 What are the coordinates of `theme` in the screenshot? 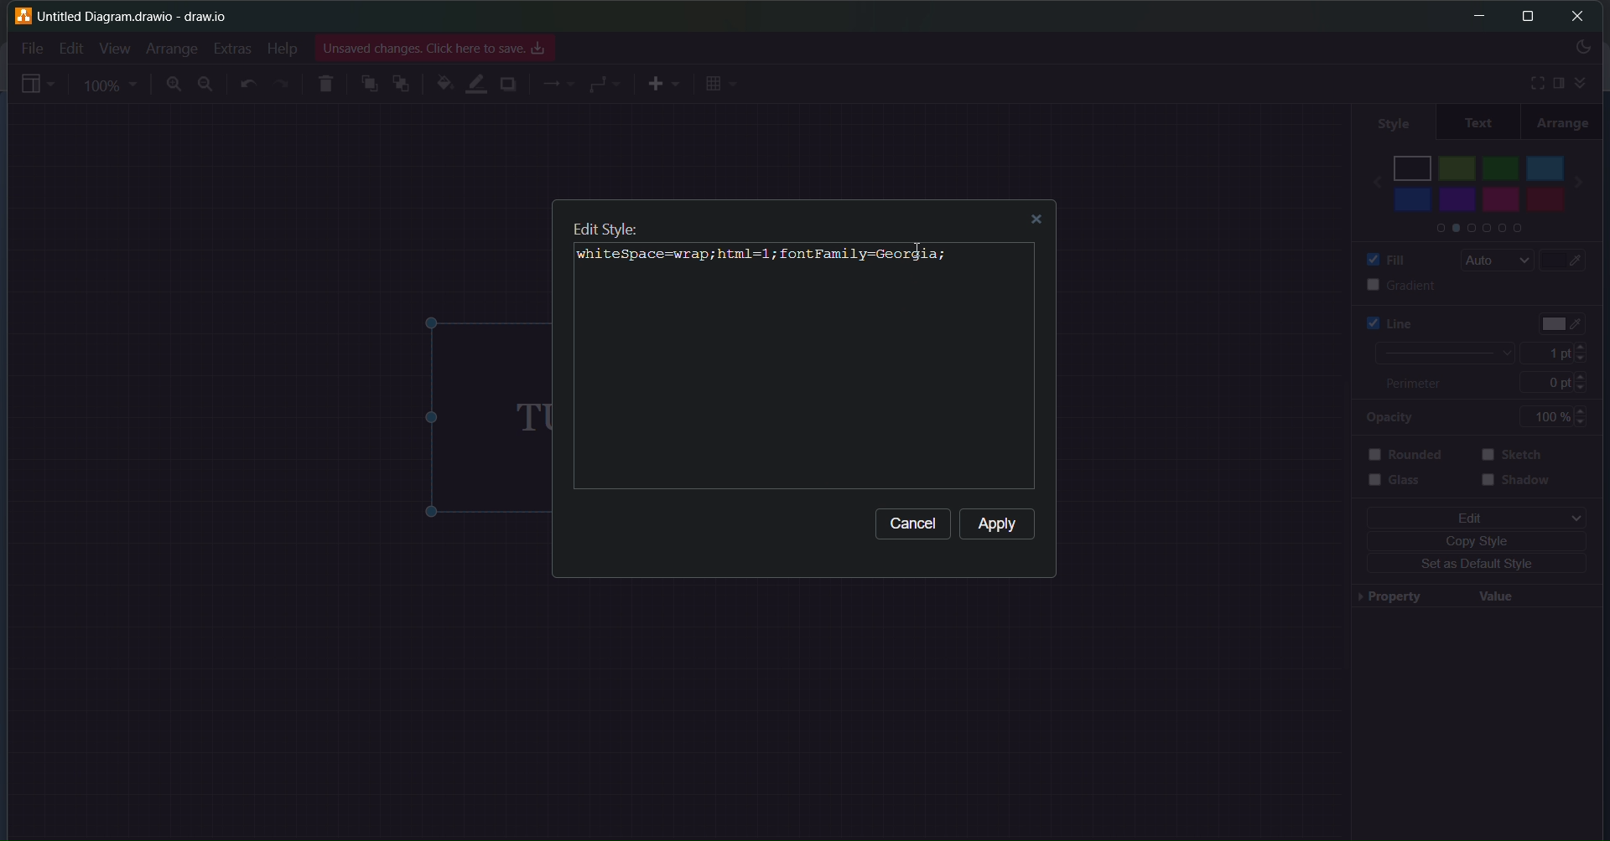 It's located at (1581, 49).